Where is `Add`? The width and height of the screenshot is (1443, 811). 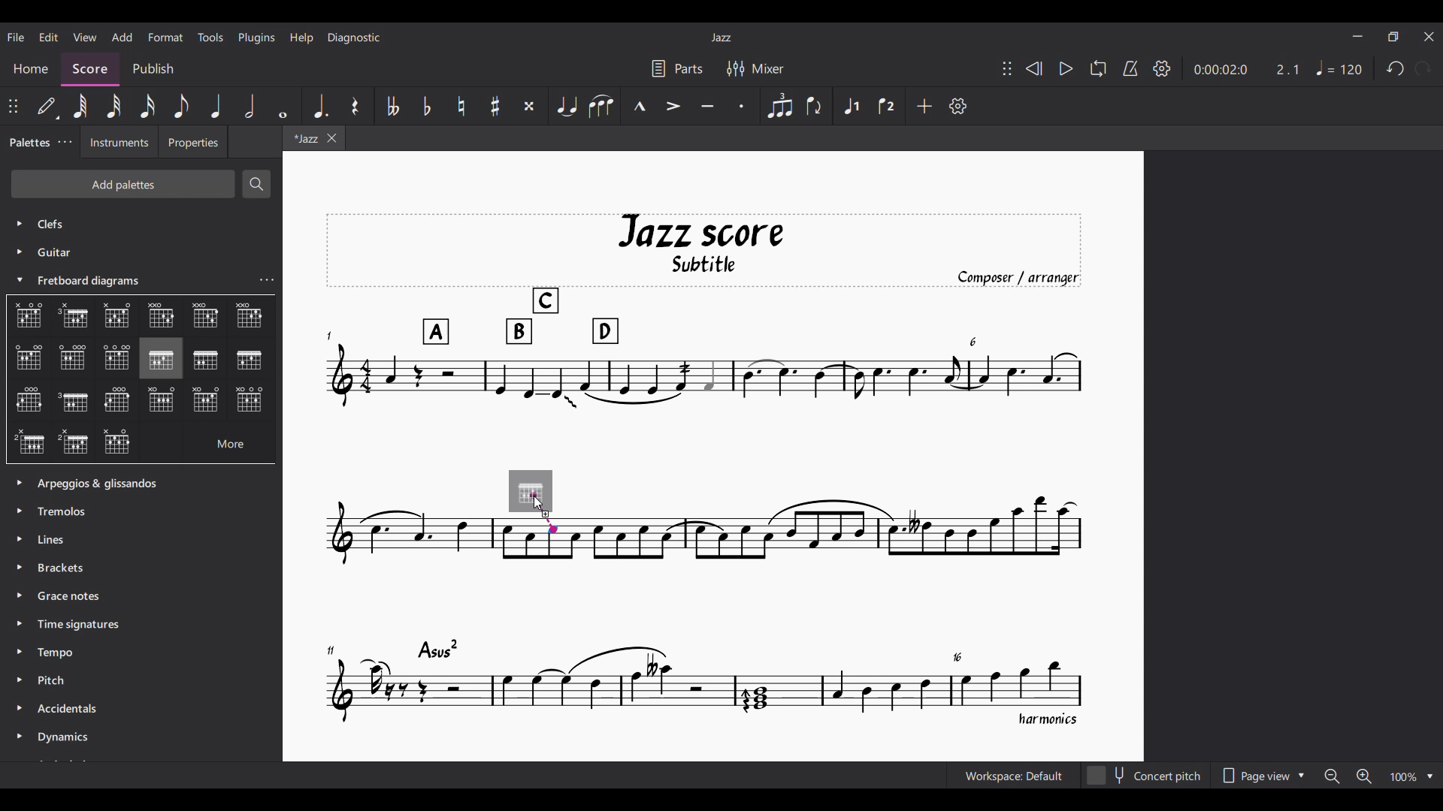
Add is located at coordinates (924, 106).